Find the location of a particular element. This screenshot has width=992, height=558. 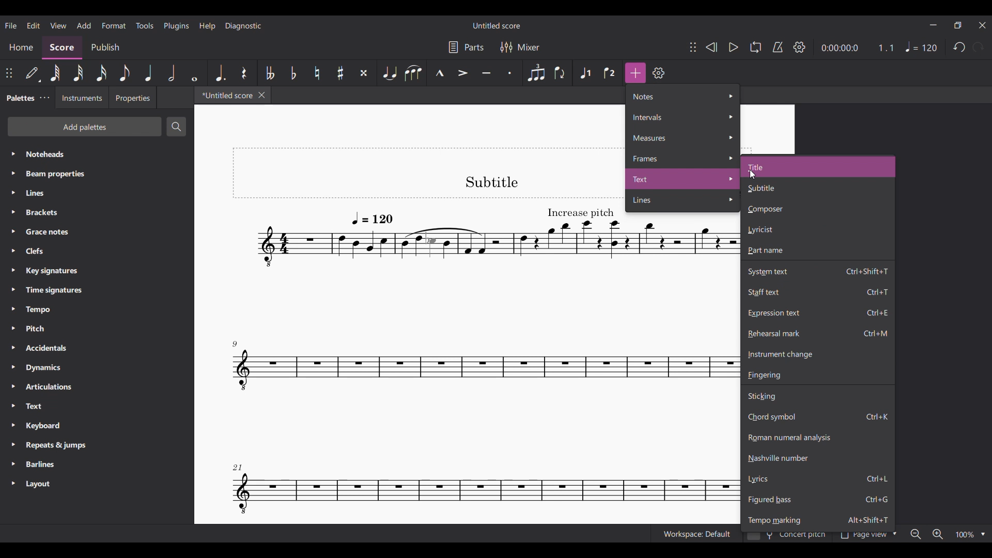

Edit menu is located at coordinates (33, 25).